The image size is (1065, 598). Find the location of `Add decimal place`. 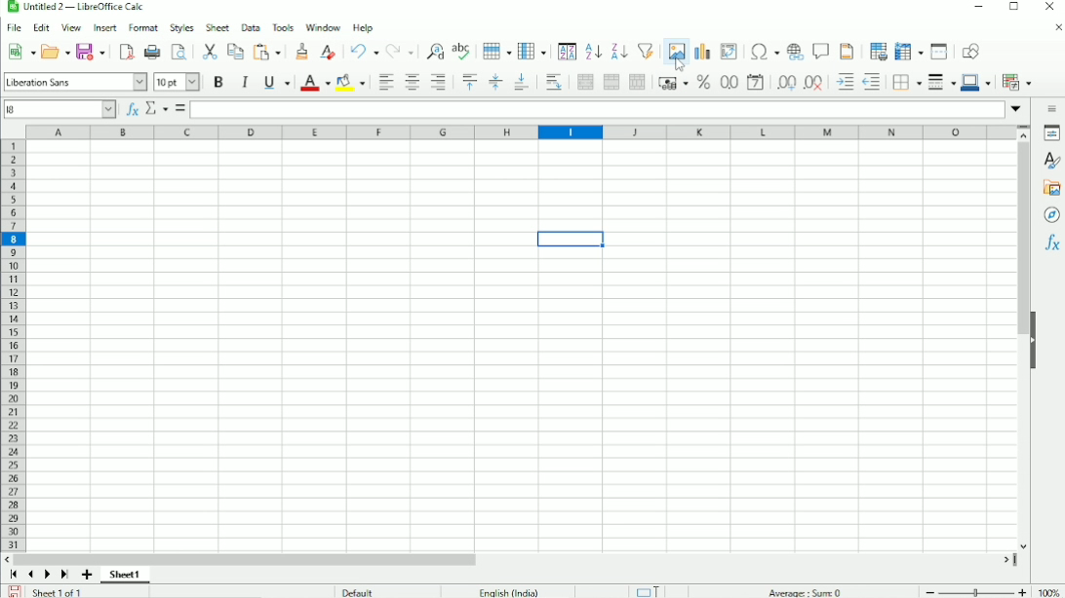

Add decimal place is located at coordinates (784, 83).